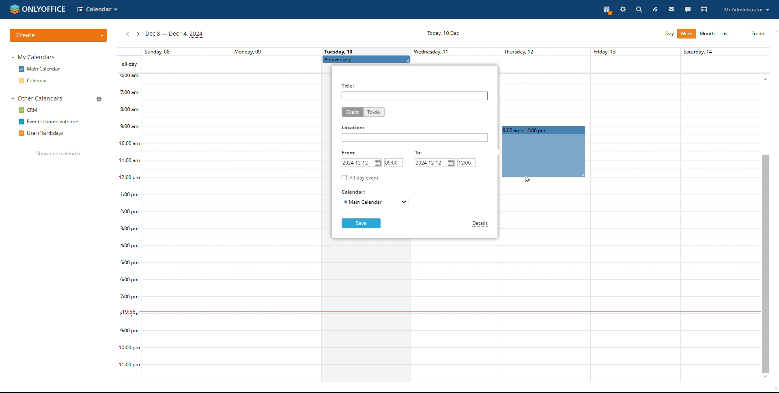 Image resolution: width=779 pixels, height=393 pixels. I want to click on add title, so click(414, 96).